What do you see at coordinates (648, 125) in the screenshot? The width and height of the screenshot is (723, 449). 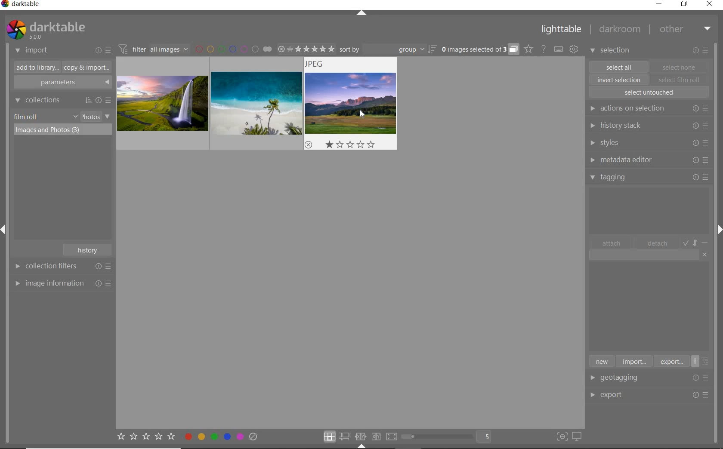 I see `history stack` at bounding box center [648, 125].